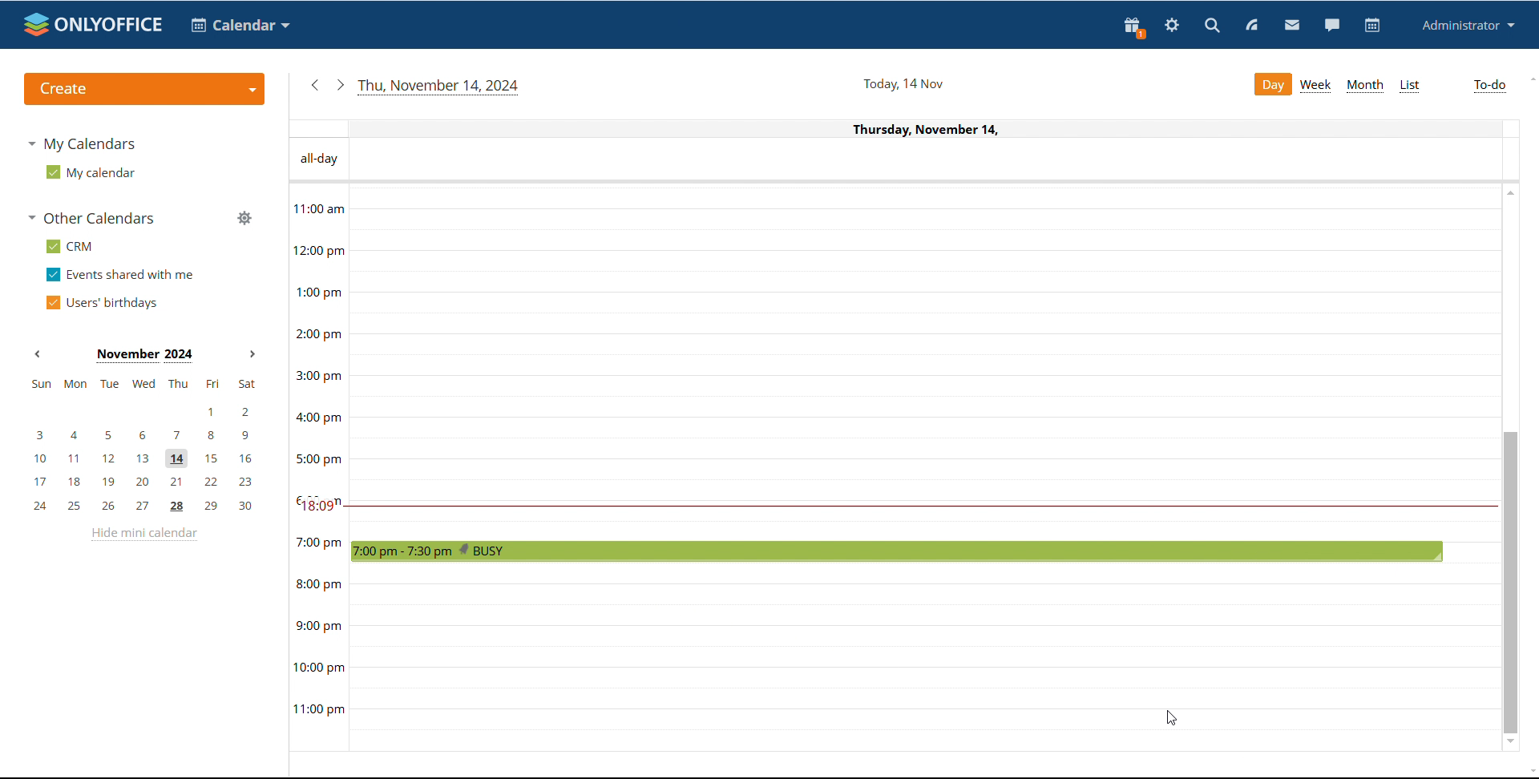 The height and width of the screenshot is (779, 1539). What do you see at coordinates (1510, 582) in the screenshot?
I see `scrollbar` at bounding box center [1510, 582].